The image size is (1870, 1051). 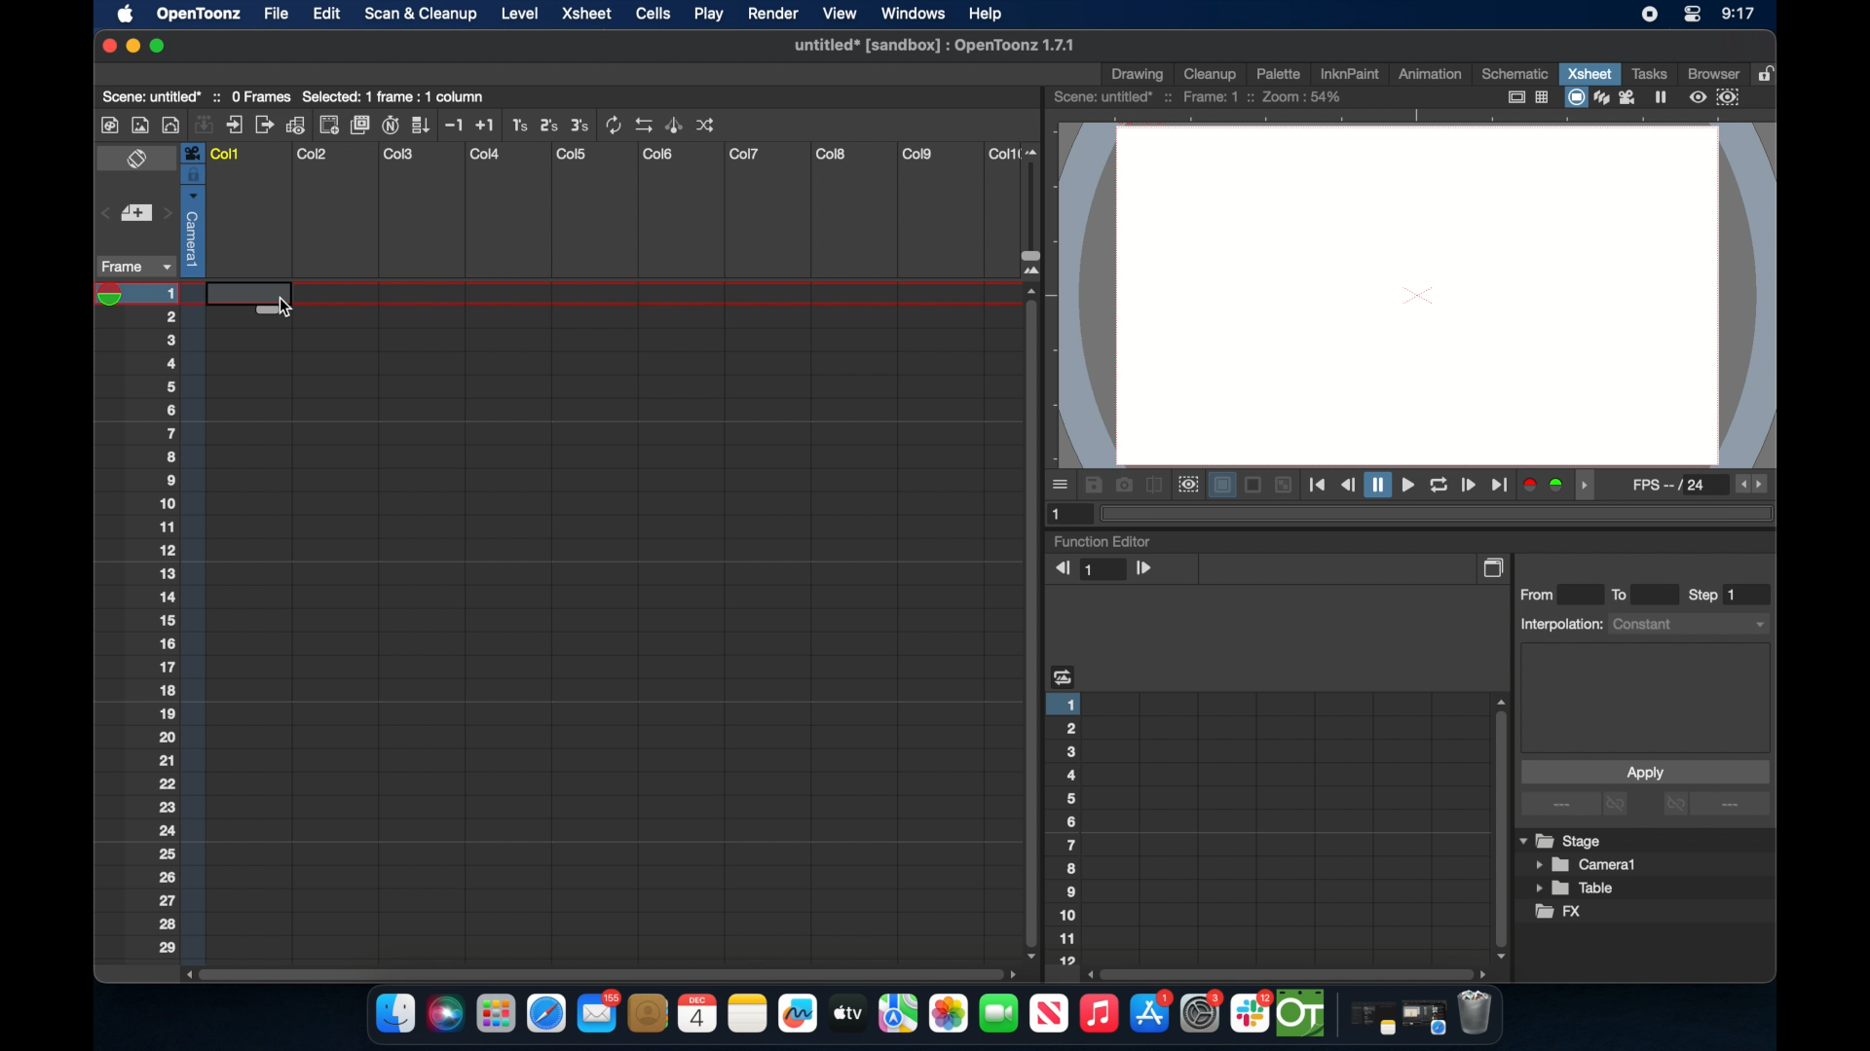 What do you see at coordinates (1124, 485) in the screenshot?
I see `snapshot` at bounding box center [1124, 485].